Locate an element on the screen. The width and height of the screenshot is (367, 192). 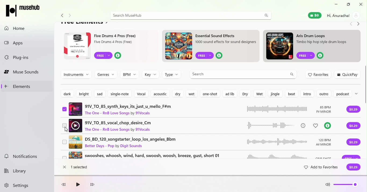
Elements is located at coordinates (27, 86).